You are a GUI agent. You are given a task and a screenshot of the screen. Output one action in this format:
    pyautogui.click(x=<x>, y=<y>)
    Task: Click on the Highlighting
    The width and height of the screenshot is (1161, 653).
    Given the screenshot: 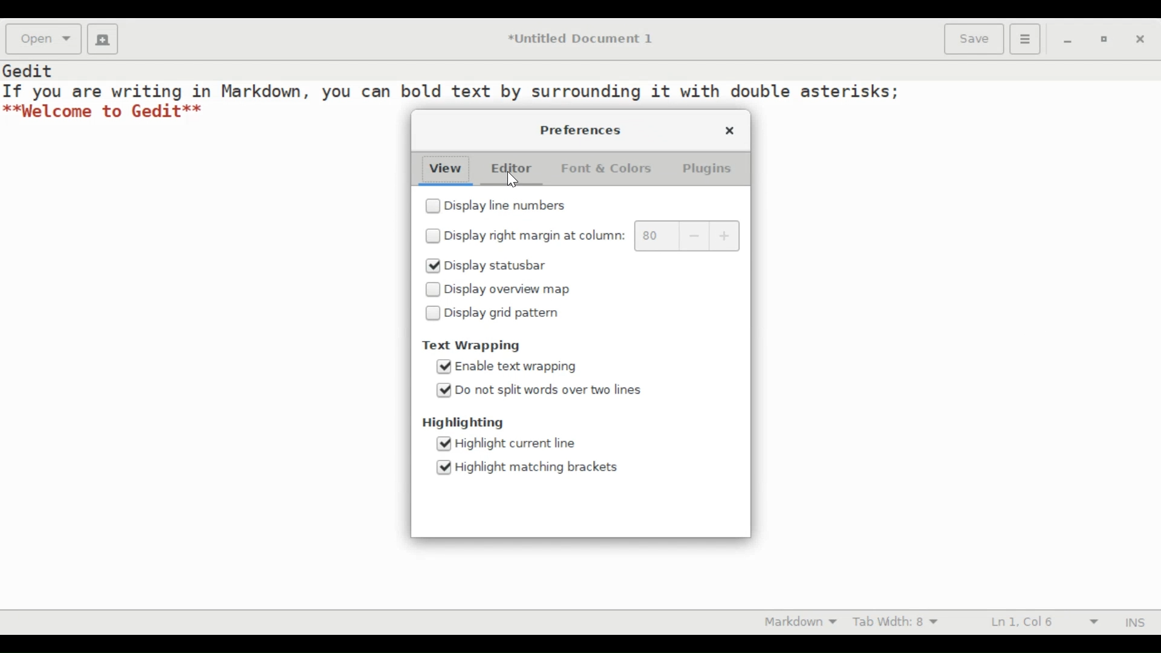 What is the action you would take?
    pyautogui.click(x=463, y=423)
    